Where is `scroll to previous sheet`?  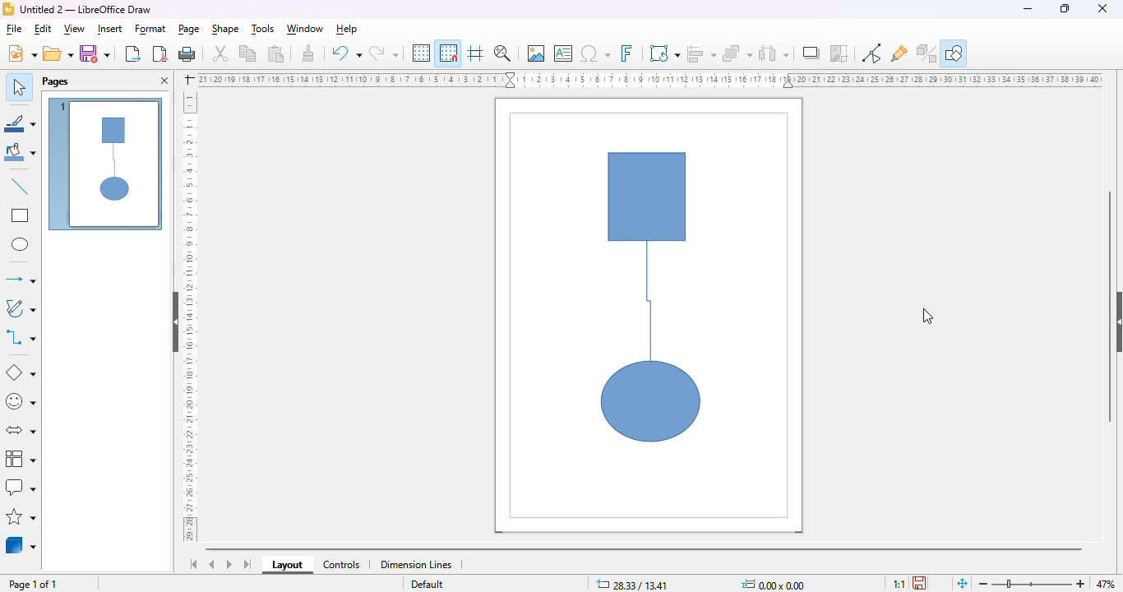
scroll to previous sheet is located at coordinates (212, 564).